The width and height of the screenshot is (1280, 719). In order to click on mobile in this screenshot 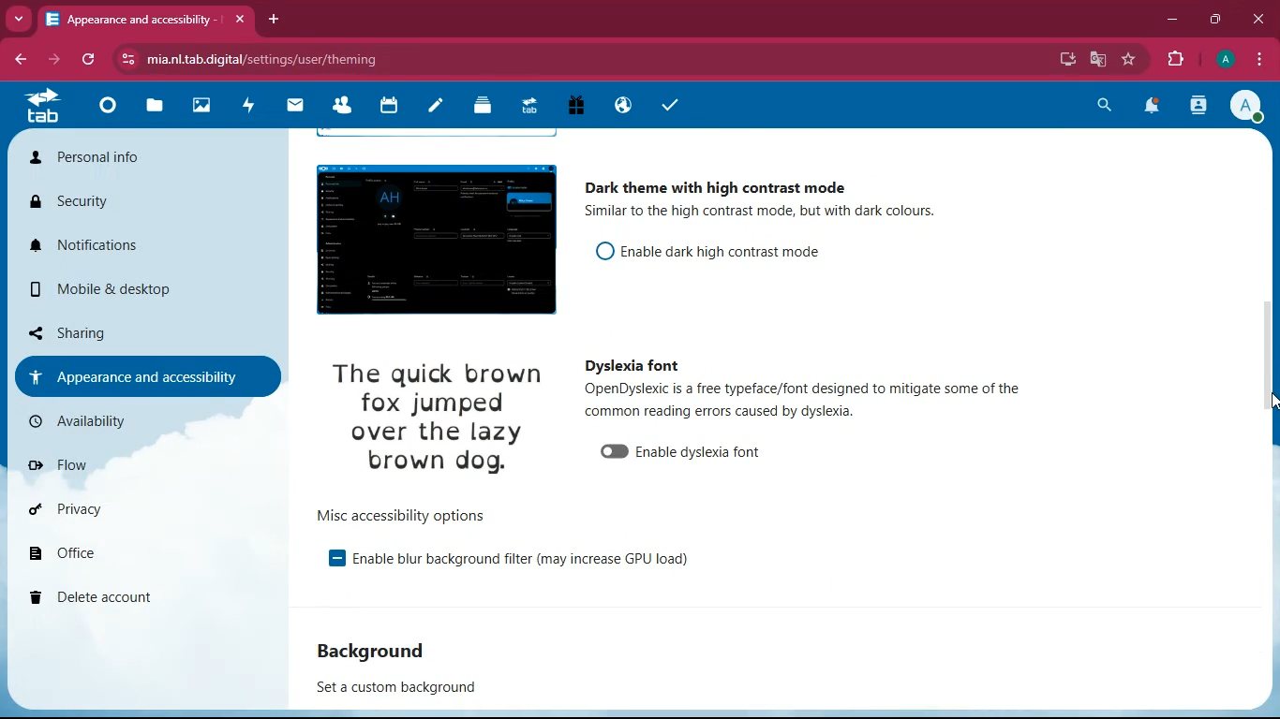, I will do `click(128, 288)`.